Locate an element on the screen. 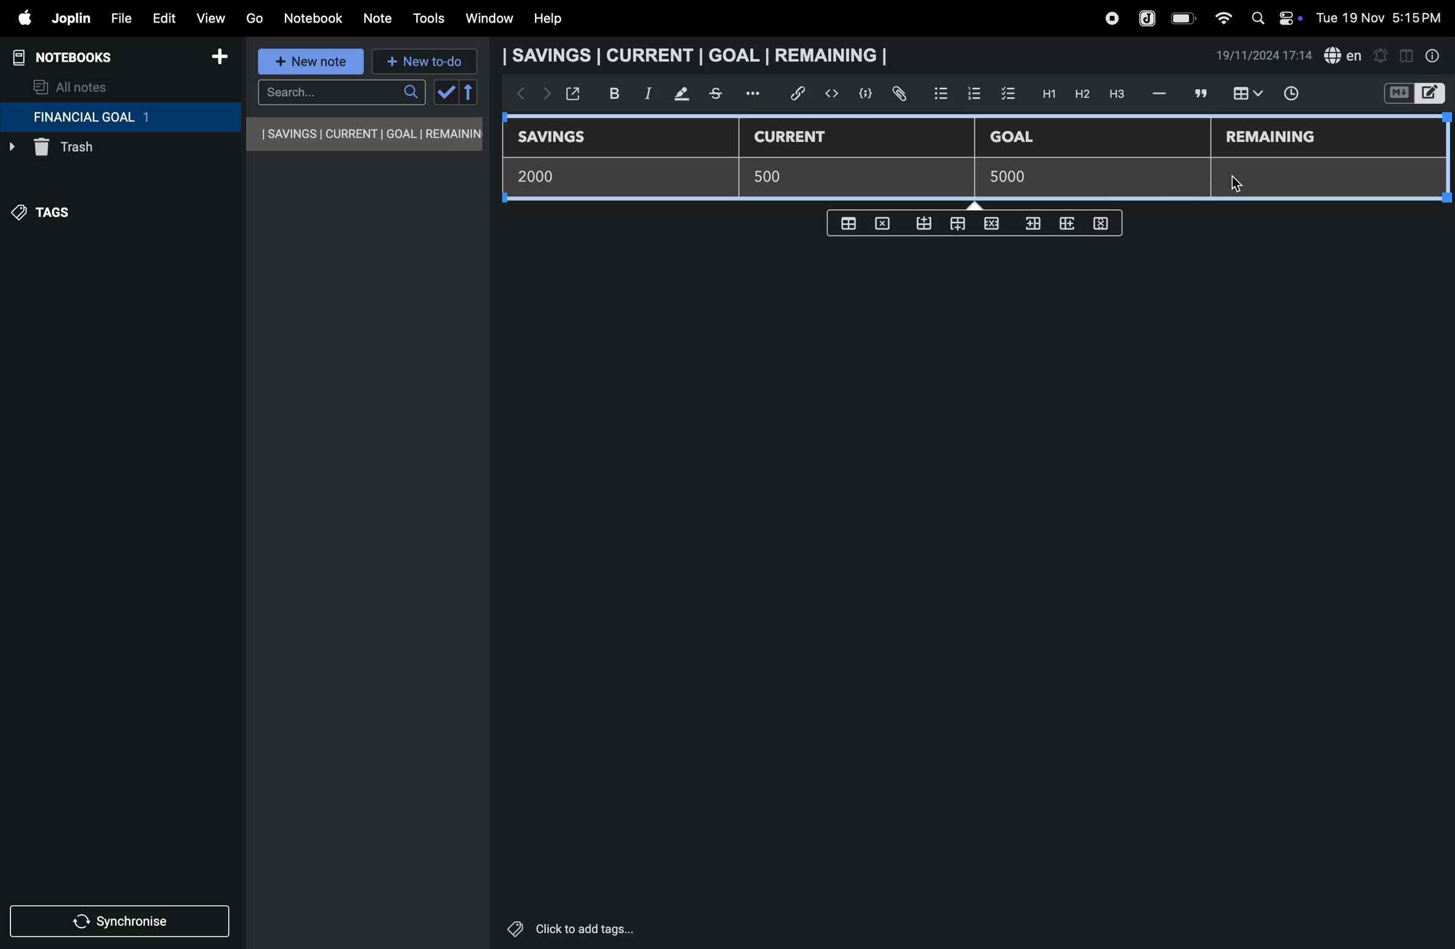 This screenshot has width=1455, height=949. note is located at coordinates (380, 19).